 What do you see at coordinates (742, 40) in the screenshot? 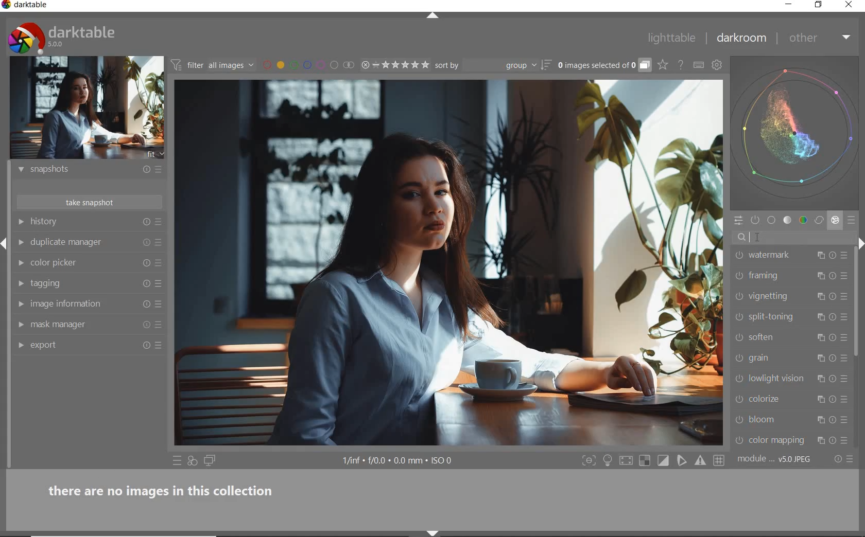
I see `darkroom` at bounding box center [742, 40].